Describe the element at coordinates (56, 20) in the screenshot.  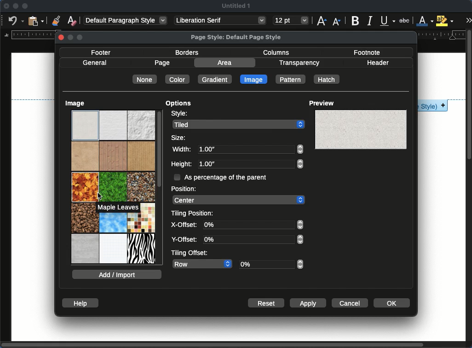
I see `clone formatting` at that location.